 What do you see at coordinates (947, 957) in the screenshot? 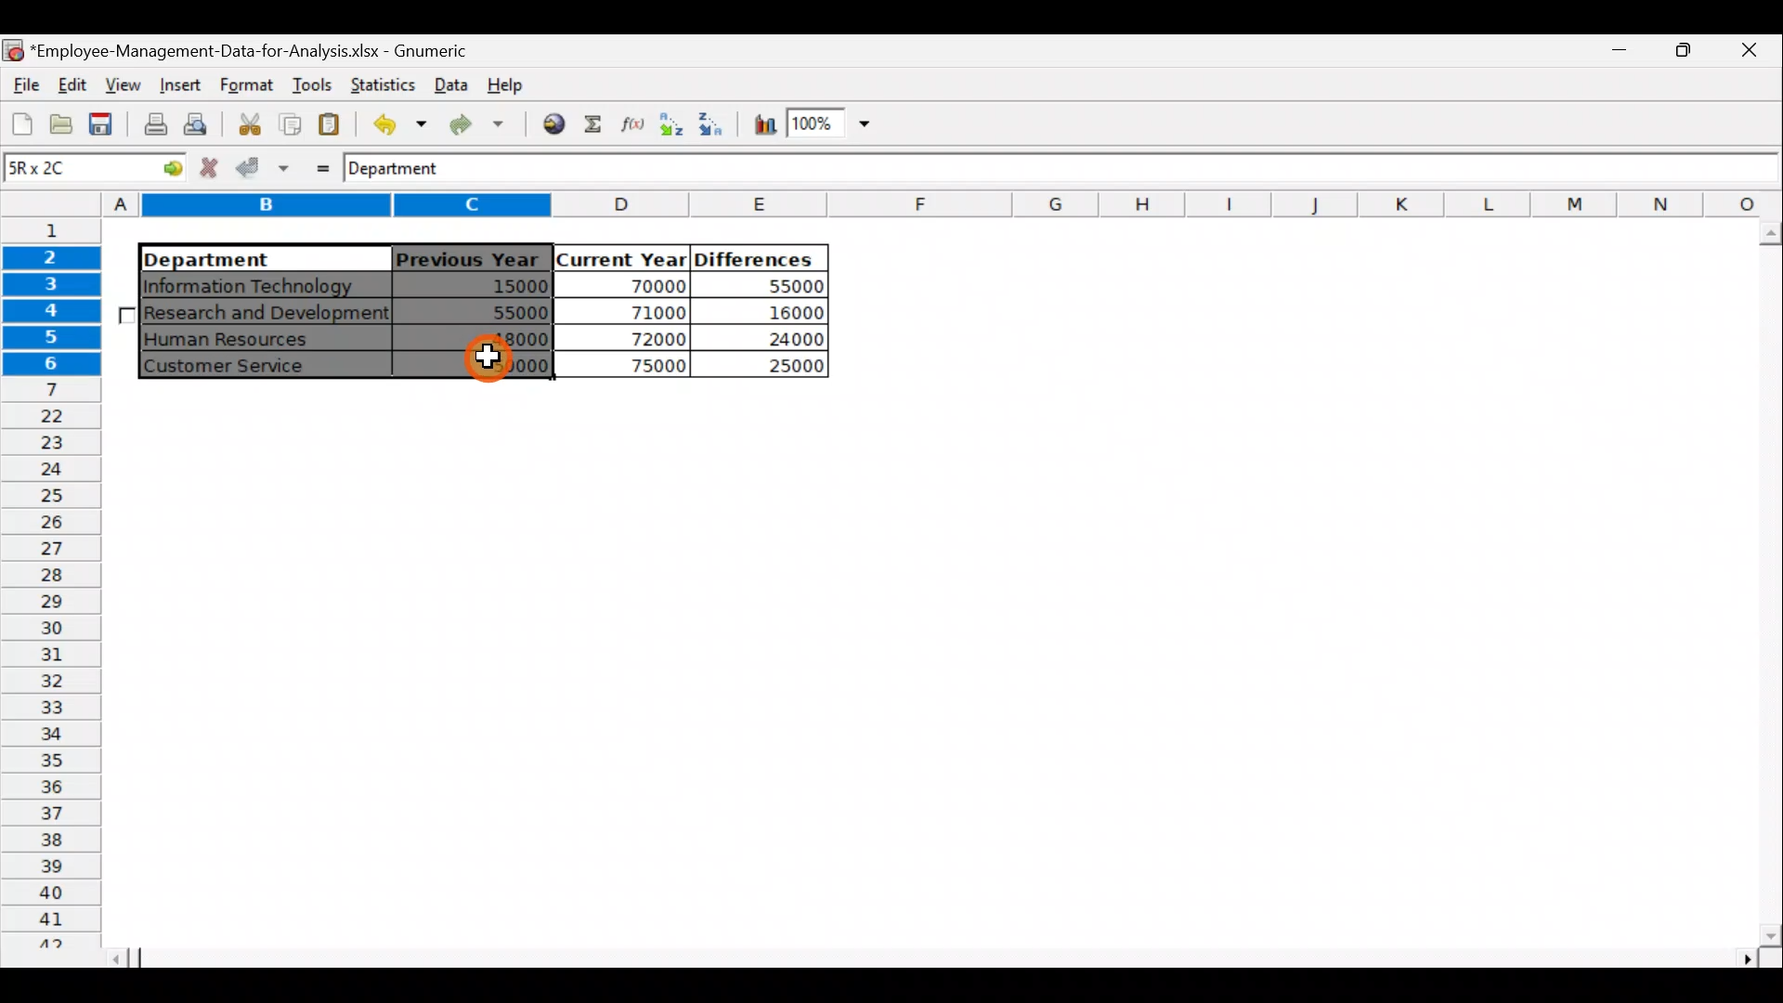
I see `Scroll bar` at bounding box center [947, 957].